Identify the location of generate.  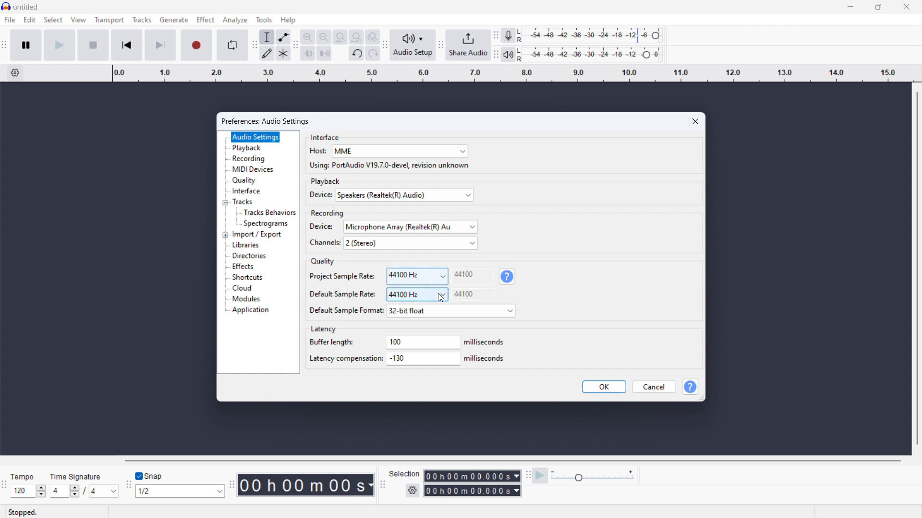
(174, 20).